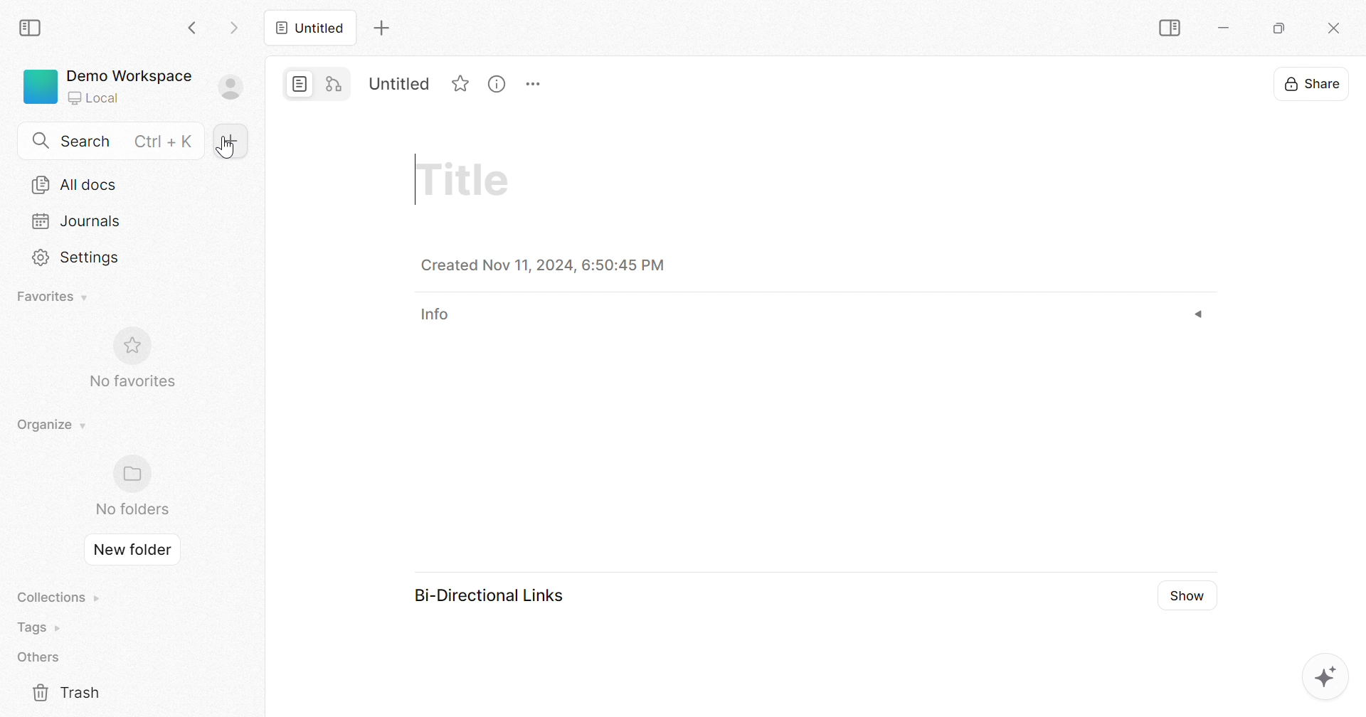  I want to click on Journals, so click(78, 222).